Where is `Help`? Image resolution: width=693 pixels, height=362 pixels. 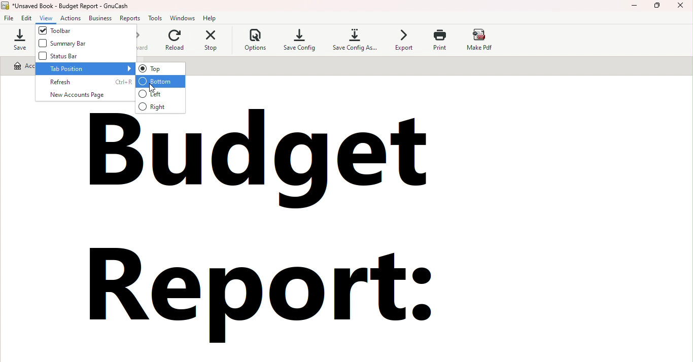 Help is located at coordinates (212, 18).